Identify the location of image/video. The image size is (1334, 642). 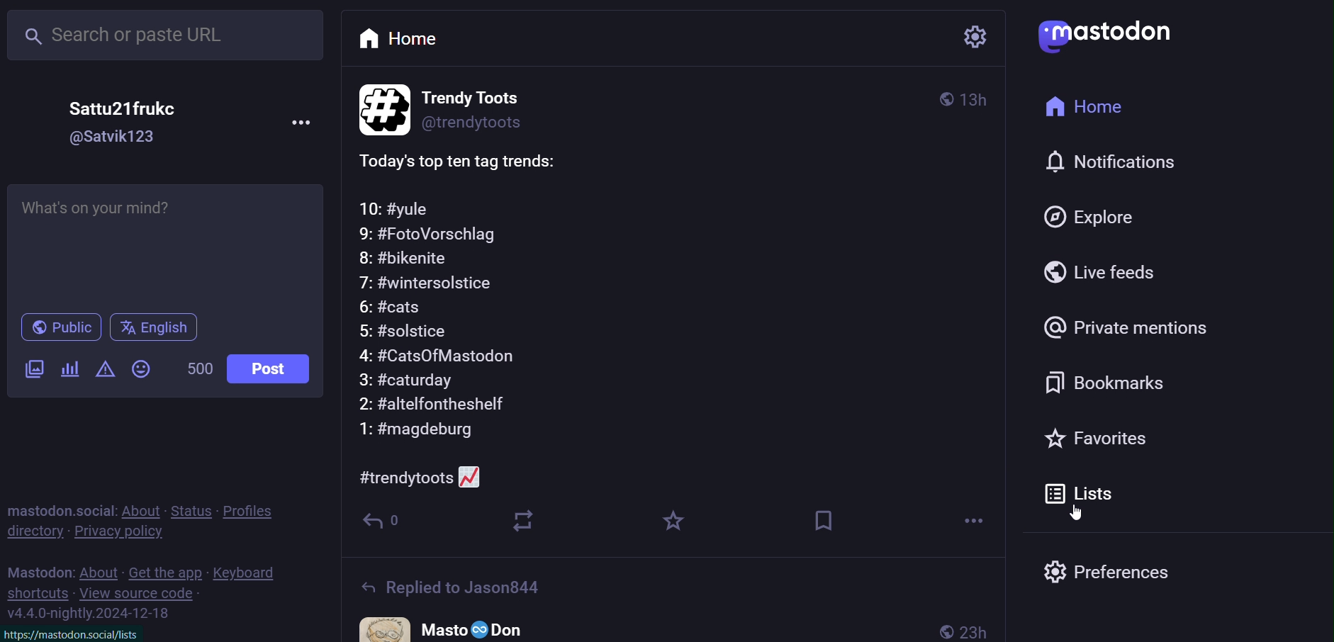
(29, 370).